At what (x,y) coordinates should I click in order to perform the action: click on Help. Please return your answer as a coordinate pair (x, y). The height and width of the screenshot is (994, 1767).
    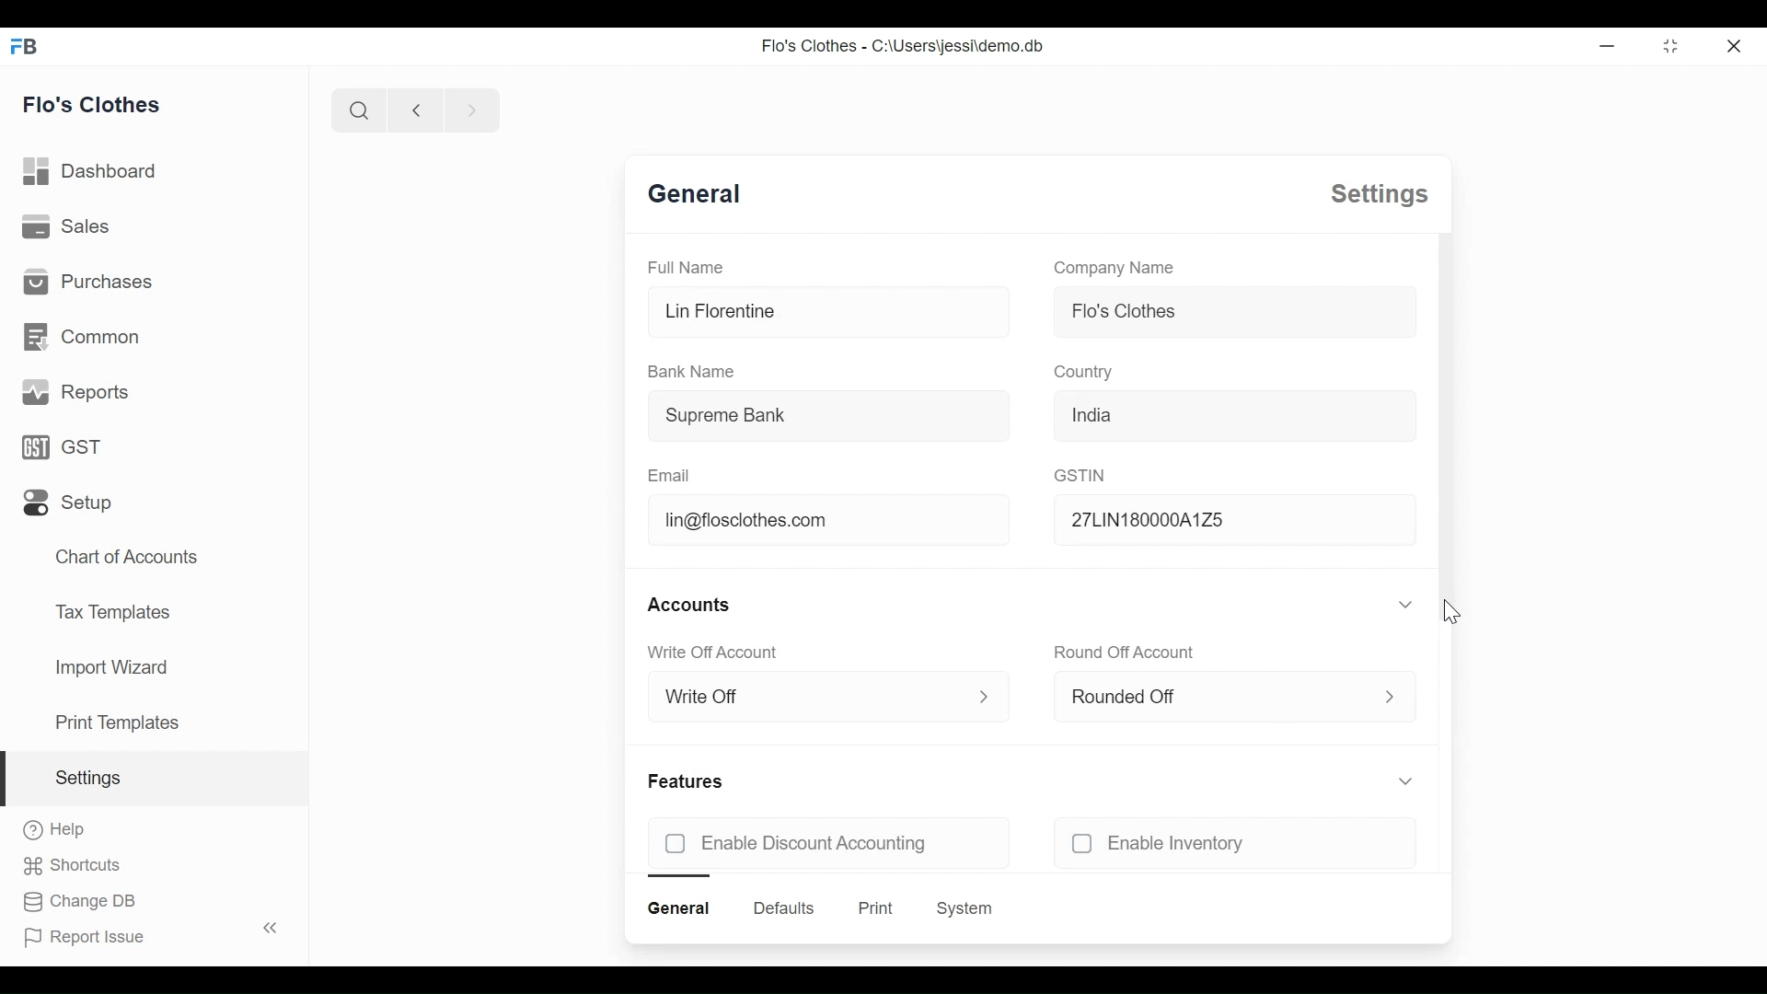
    Looking at the image, I should click on (55, 831).